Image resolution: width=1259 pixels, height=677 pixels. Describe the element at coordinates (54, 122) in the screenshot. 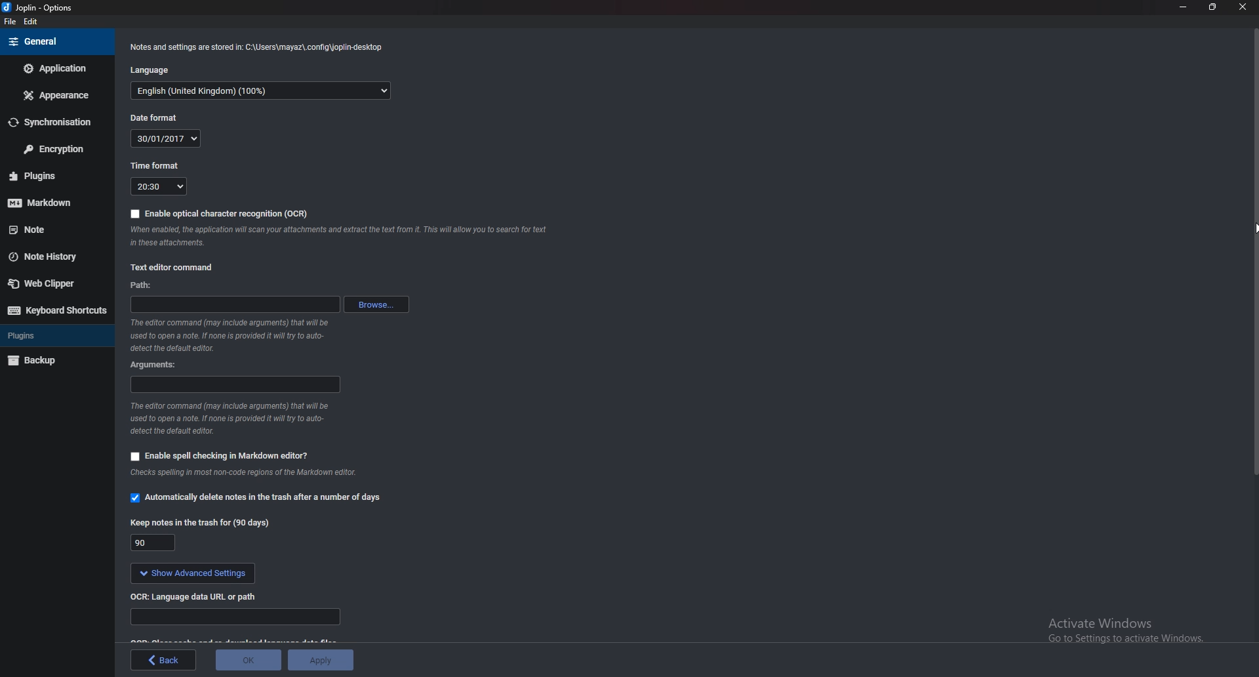

I see `Synchronization` at that location.